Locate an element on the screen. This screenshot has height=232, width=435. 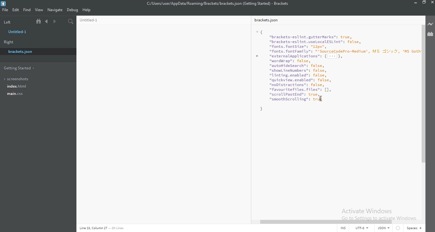
Debug is located at coordinates (73, 10).